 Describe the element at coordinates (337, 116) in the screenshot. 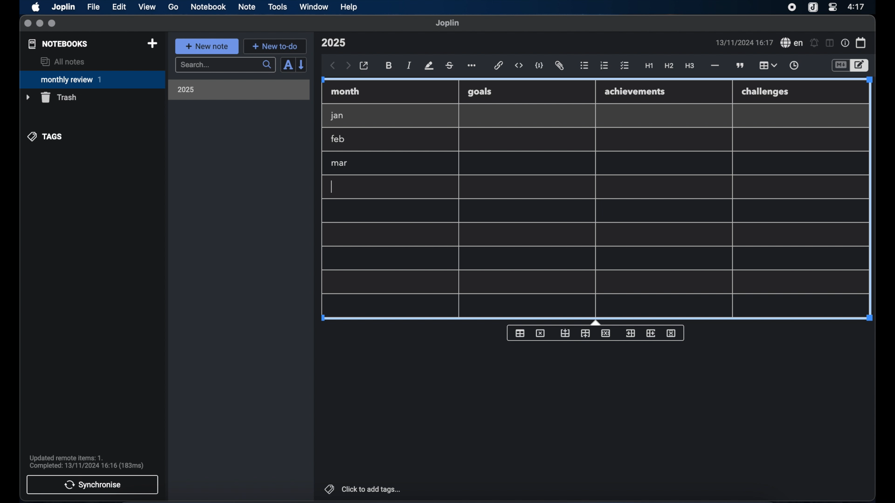

I see `jan` at that location.